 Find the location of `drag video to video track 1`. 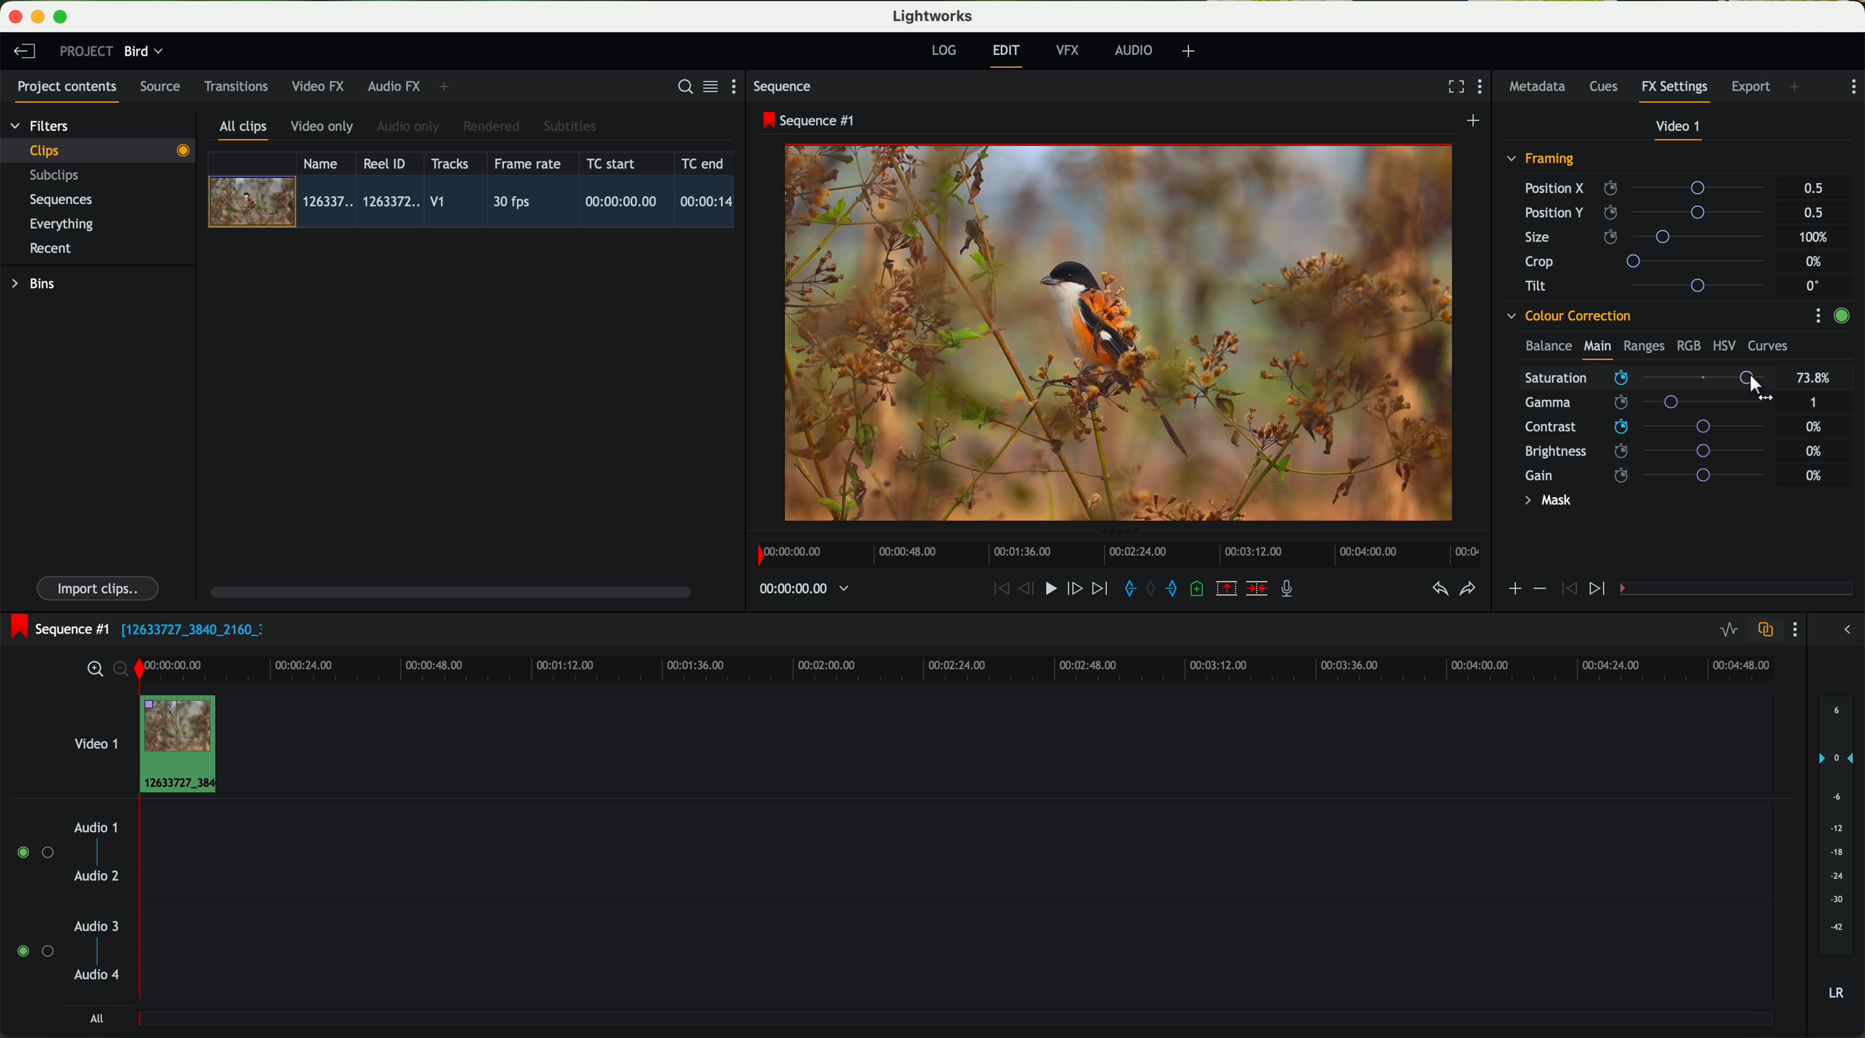

drag video to video track 1 is located at coordinates (184, 745).